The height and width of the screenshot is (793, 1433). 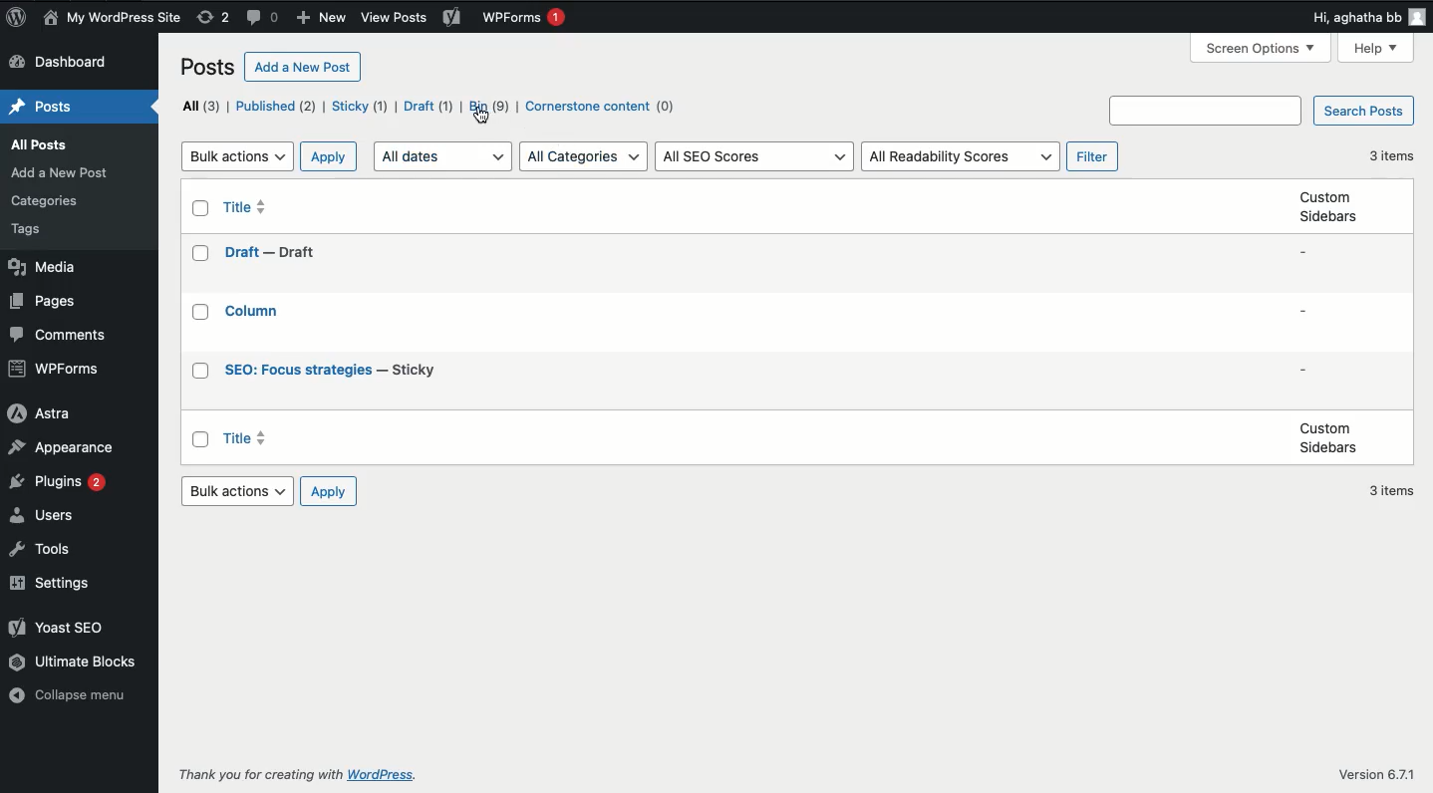 What do you see at coordinates (303, 68) in the screenshot?
I see `Add a new post` at bounding box center [303, 68].